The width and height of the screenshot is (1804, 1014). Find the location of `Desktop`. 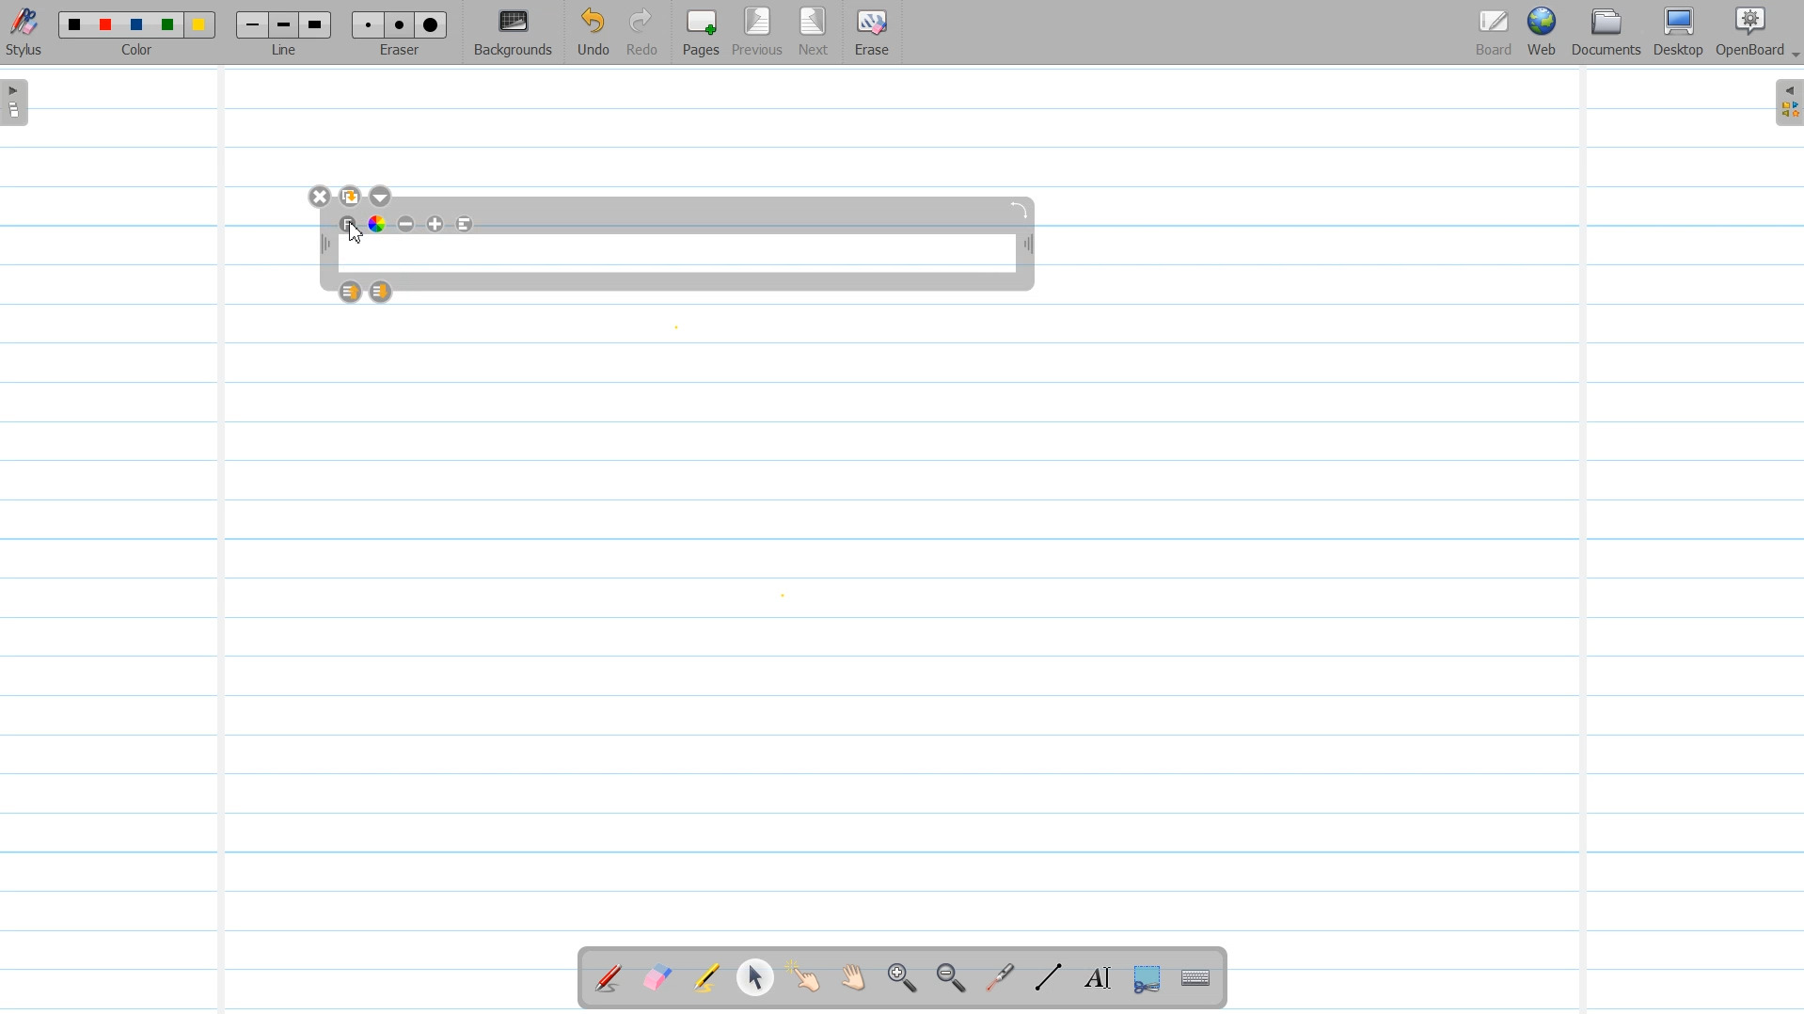

Desktop is located at coordinates (1678, 33).